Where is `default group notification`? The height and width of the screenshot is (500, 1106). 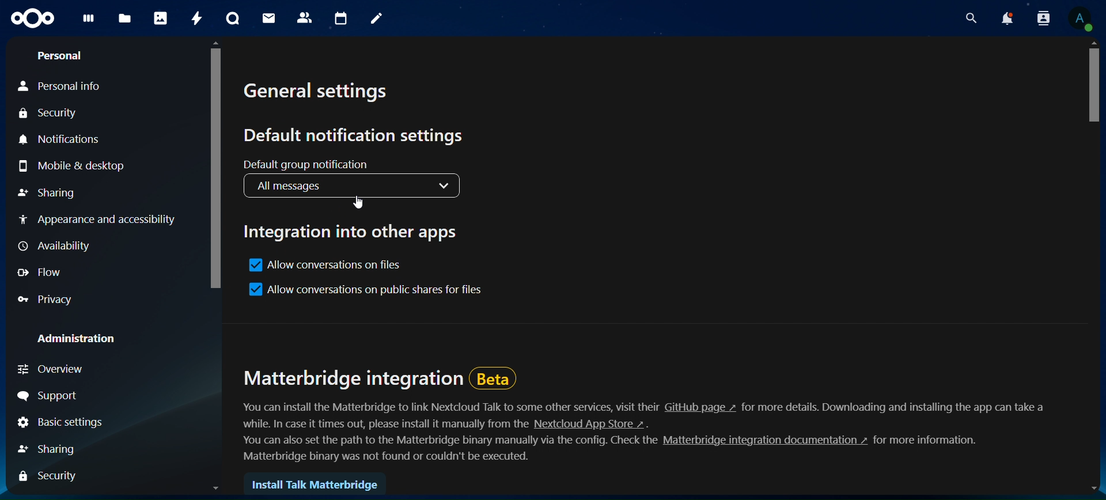
default group notification is located at coordinates (313, 164).